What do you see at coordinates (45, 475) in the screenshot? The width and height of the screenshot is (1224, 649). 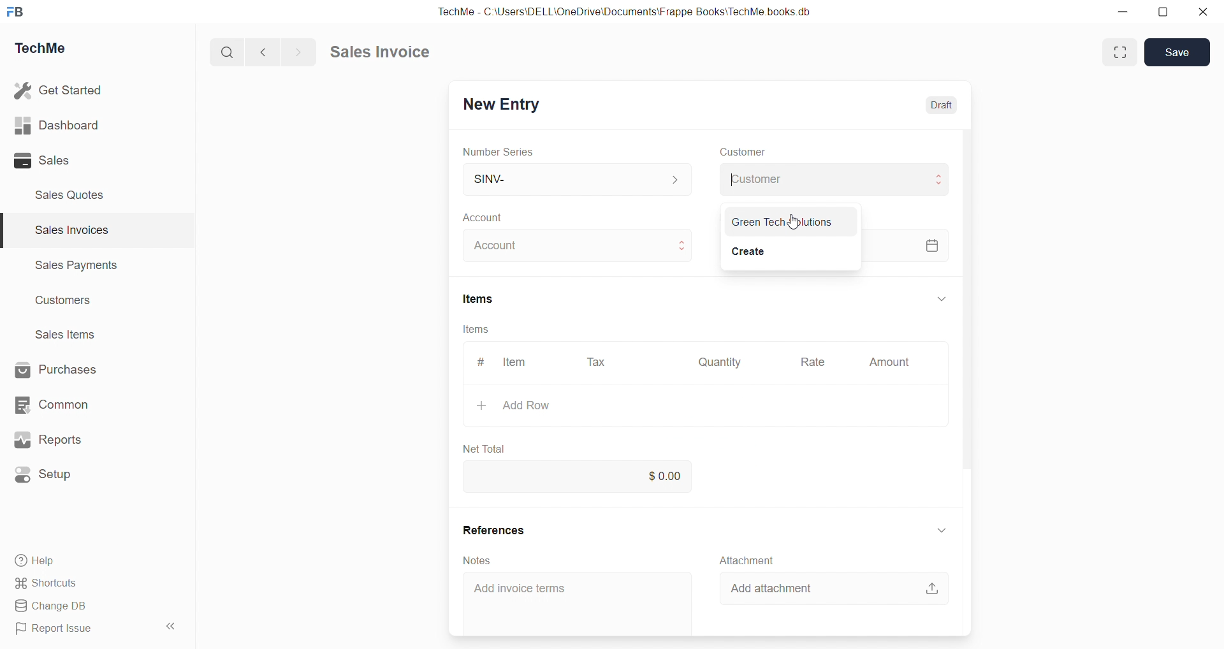 I see `Setup` at bounding box center [45, 475].